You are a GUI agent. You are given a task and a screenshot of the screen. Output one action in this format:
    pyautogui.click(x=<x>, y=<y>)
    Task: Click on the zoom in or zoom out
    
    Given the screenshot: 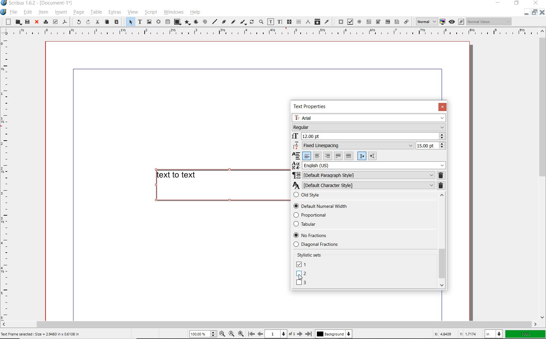 What is the action you would take?
    pyautogui.click(x=261, y=22)
    